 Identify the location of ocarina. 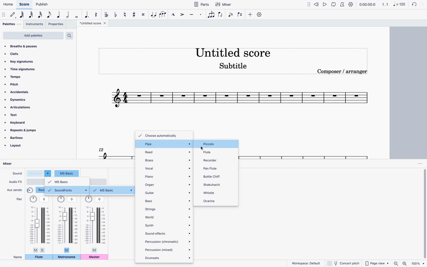
(211, 202).